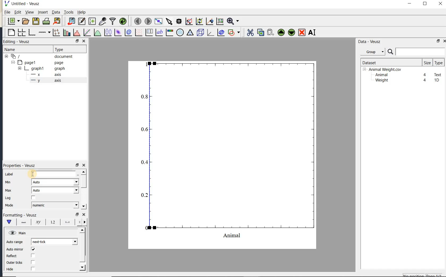 The image size is (446, 277). What do you see at coordinates (46, 21) in the screenshot?
I see `print the document` at bounding box center [46, 21].